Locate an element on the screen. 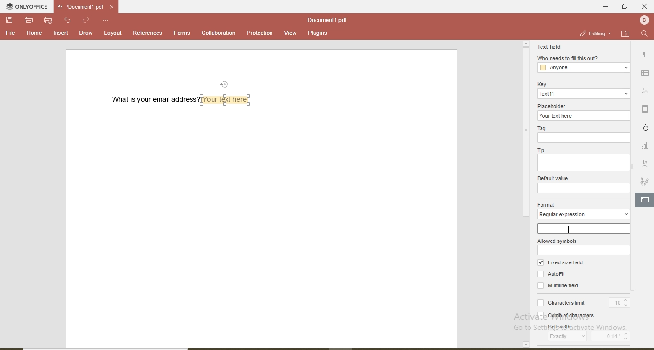  minimise is located at coordinates (602, 6).